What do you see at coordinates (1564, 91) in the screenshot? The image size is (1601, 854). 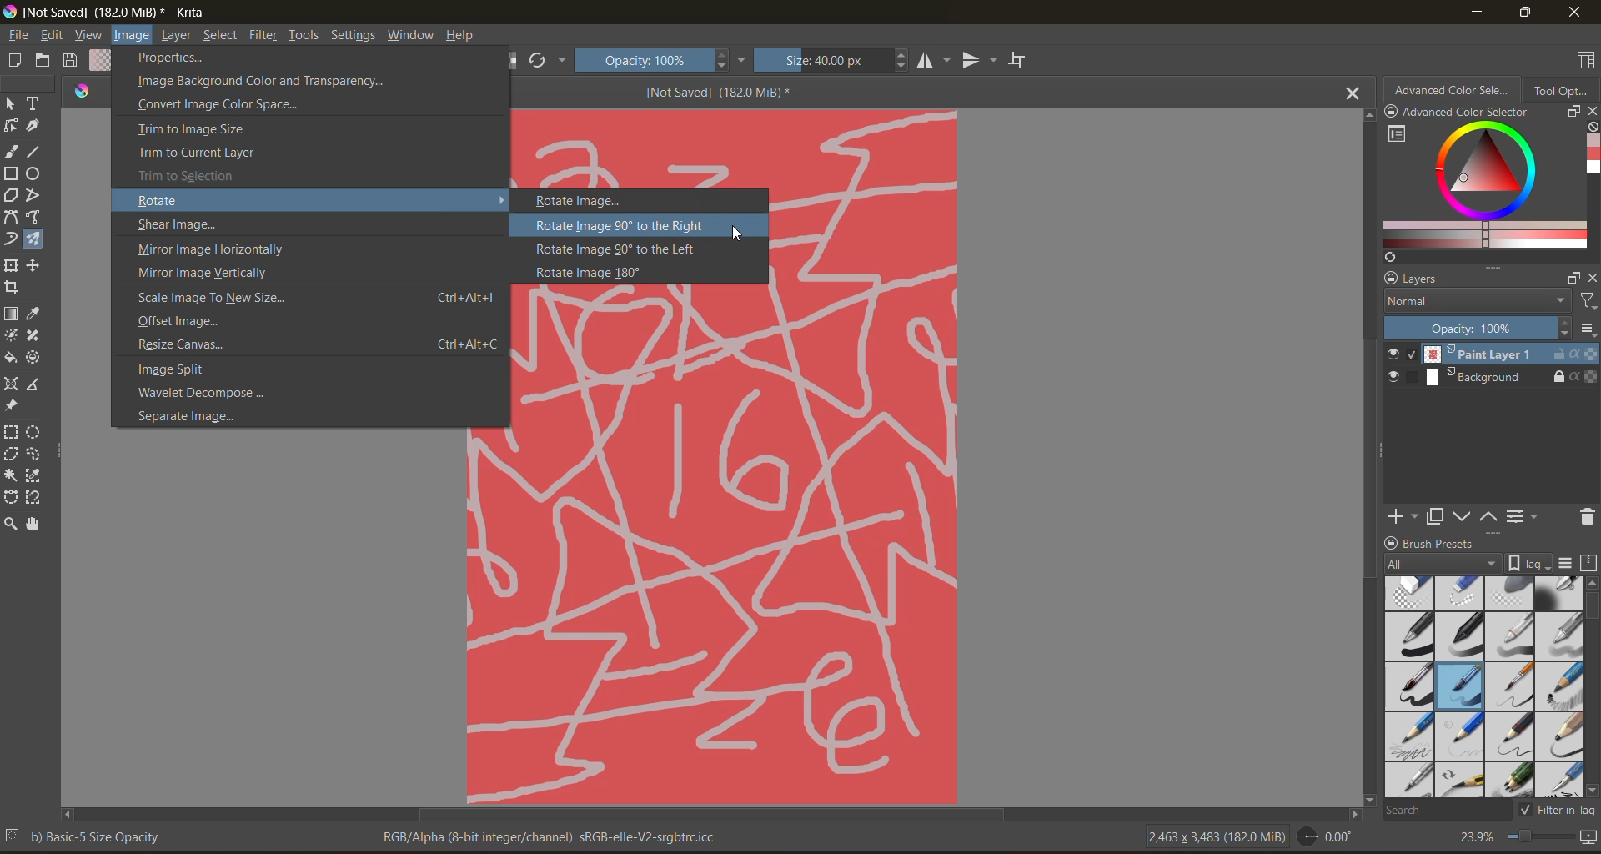 I see `tool options` at bounding box center [1564, 91].